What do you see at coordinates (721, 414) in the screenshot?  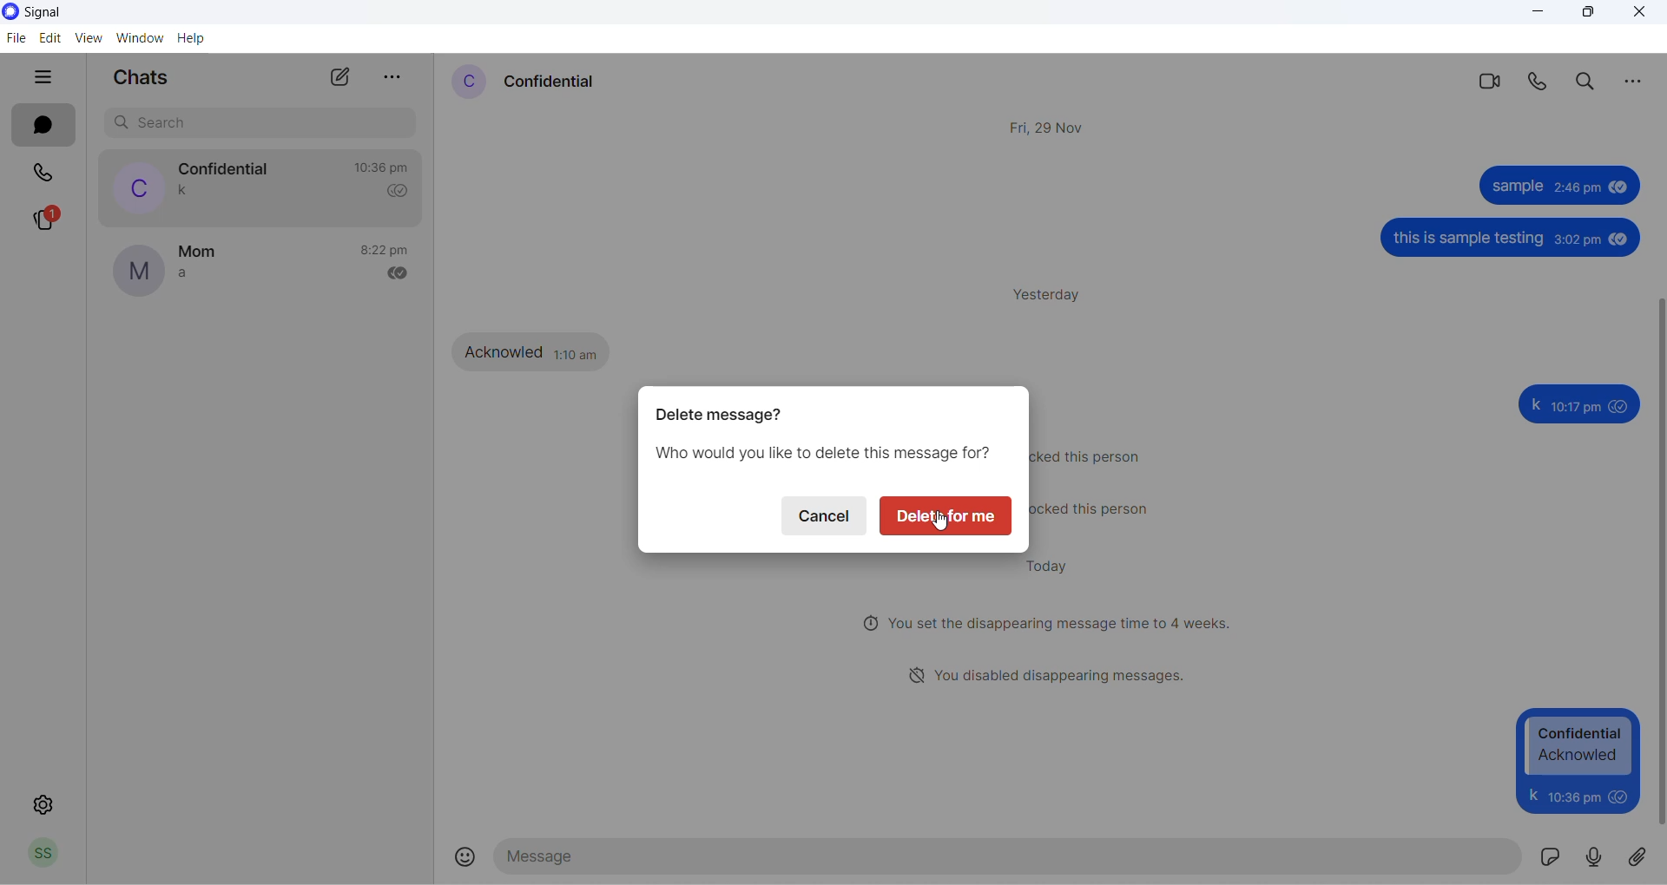 I see `delete message dialog box heading` at bounding box center [721, 414].